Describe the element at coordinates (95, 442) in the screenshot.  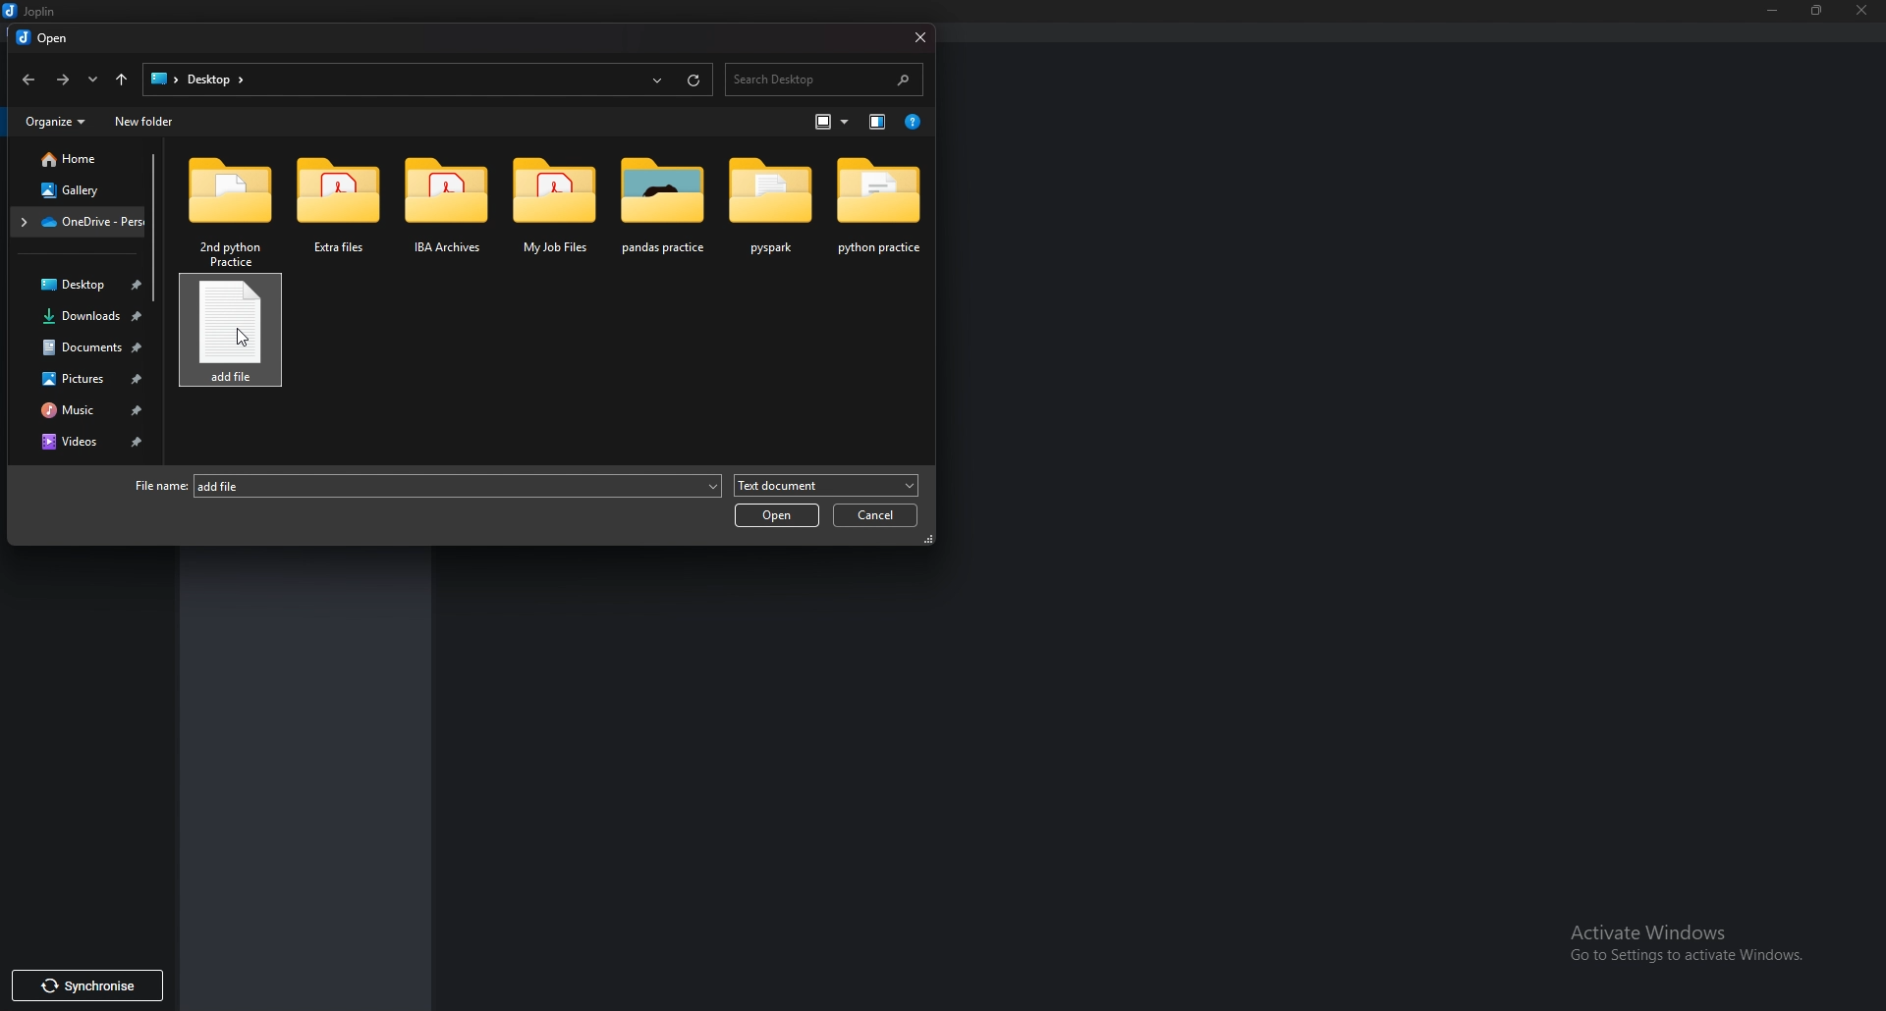
I see `Videos` at that location.